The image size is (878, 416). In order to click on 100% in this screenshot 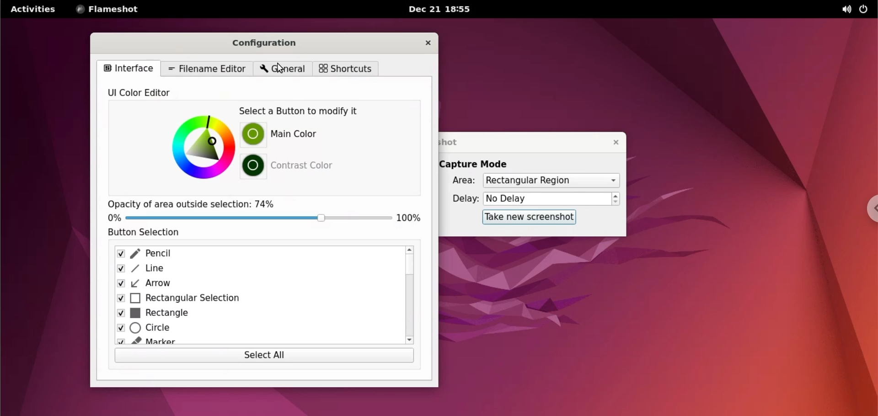, I will do `click(412, 218)`.